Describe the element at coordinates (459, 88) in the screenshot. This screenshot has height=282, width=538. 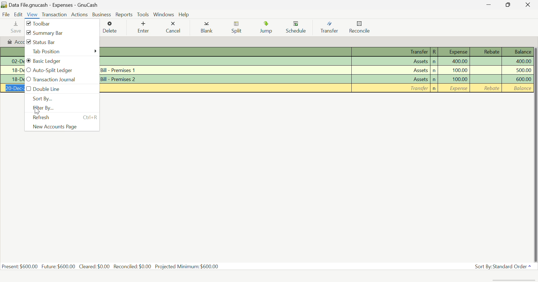
I see `Amount` at that location.